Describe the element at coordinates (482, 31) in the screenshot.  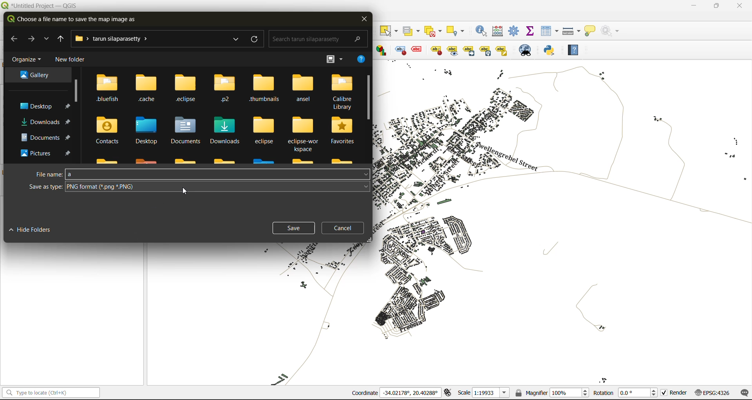
I see `identify features` at that location.